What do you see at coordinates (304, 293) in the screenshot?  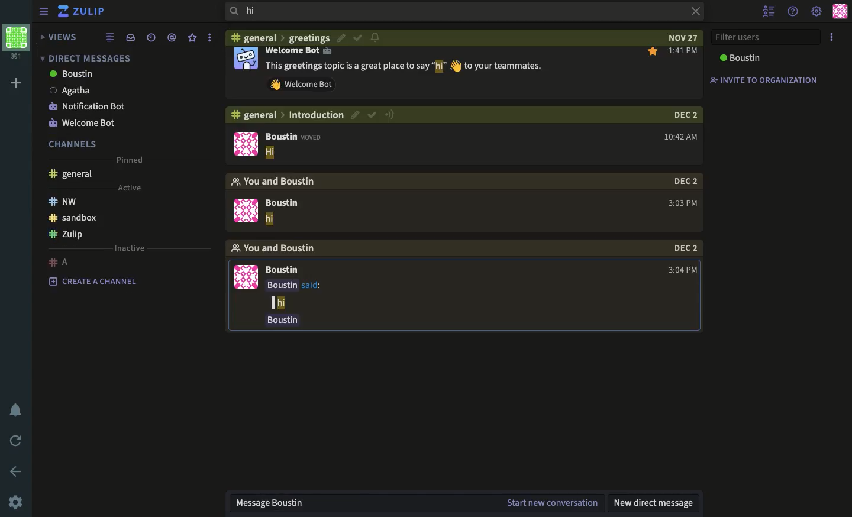 I see `Boustin said: Hi` at bounding box center [304, 293].